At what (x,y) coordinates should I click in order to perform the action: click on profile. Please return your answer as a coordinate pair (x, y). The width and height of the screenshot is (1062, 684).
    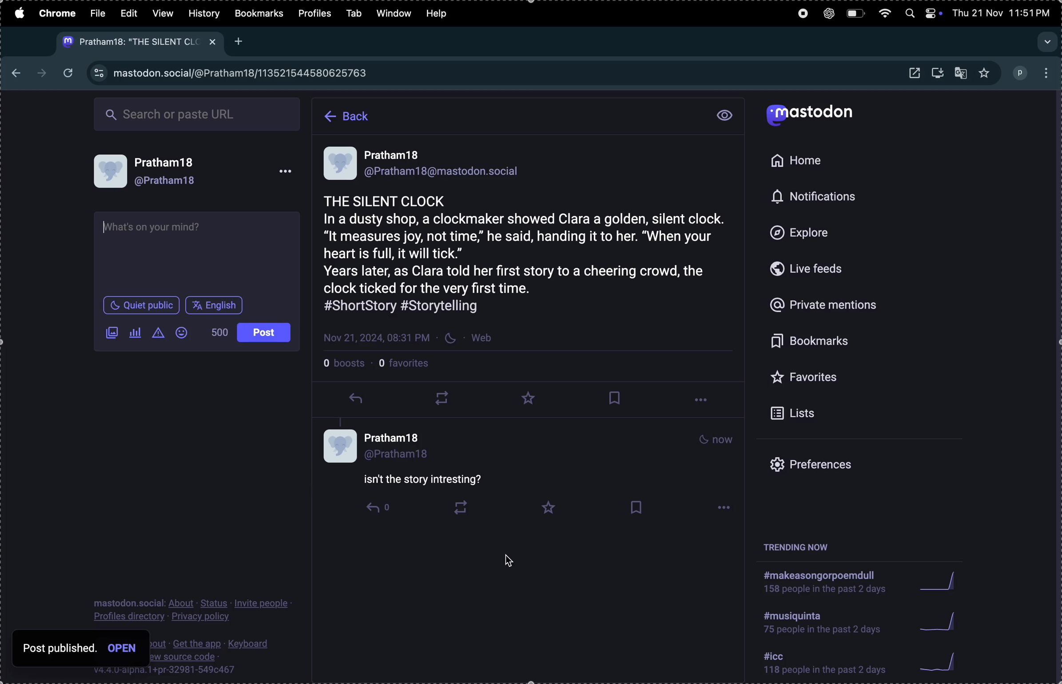
    Looking at the image, I should click on (317, 14).